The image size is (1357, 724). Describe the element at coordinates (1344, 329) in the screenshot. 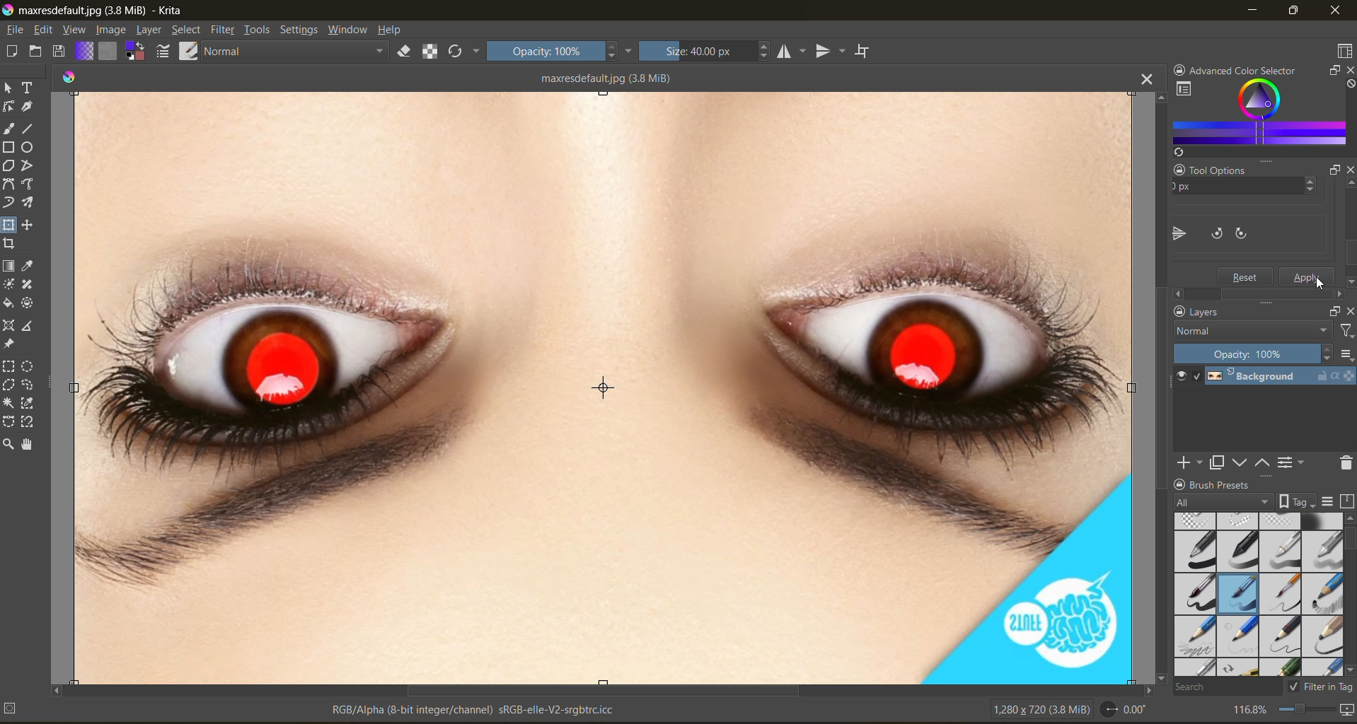

I see `filter` at that location.